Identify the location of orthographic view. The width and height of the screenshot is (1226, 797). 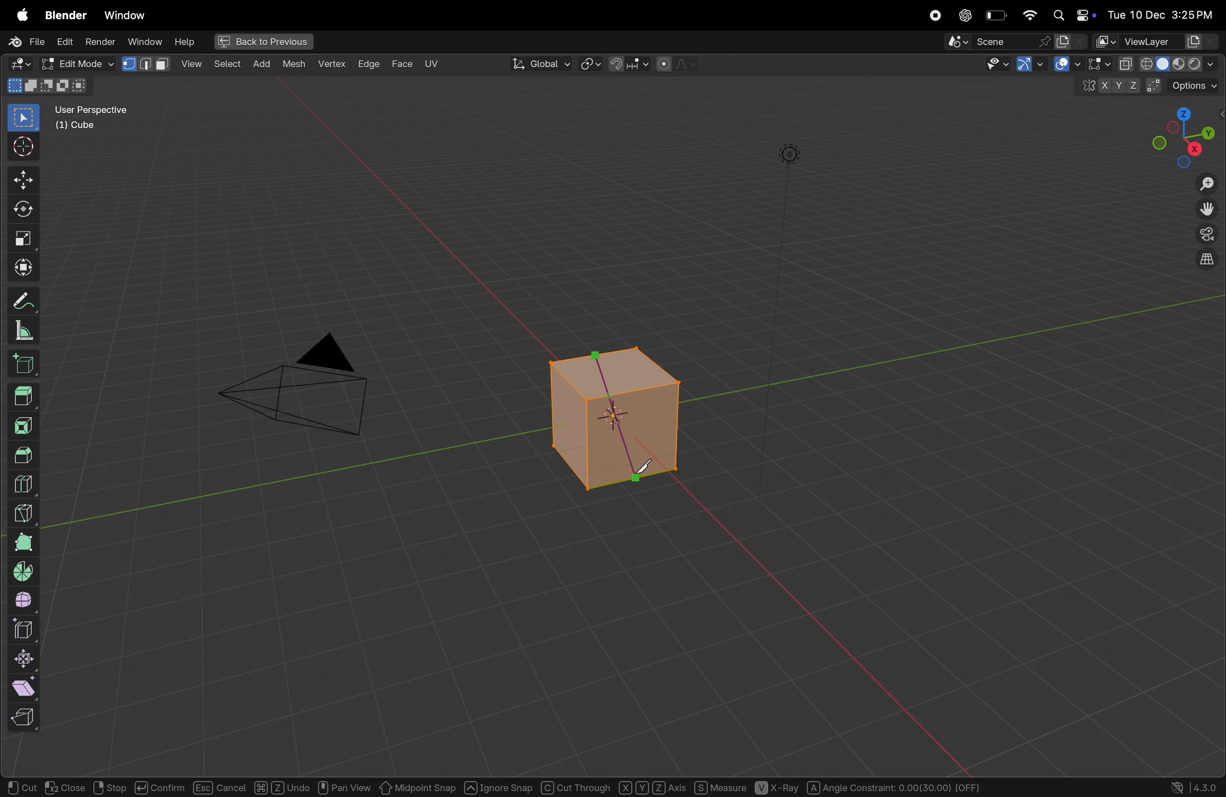
(1204, 262).